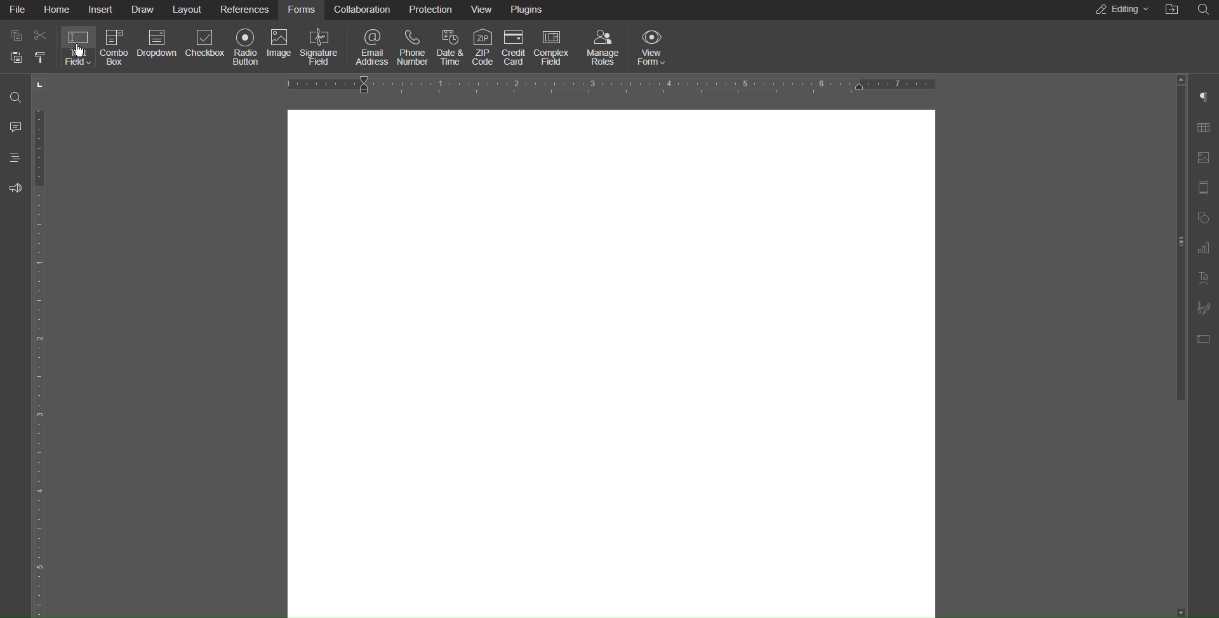  What do you see at coordinates (158, 43) in the screenshot?
I see `Dropdown` at bounding box center [158, 43].